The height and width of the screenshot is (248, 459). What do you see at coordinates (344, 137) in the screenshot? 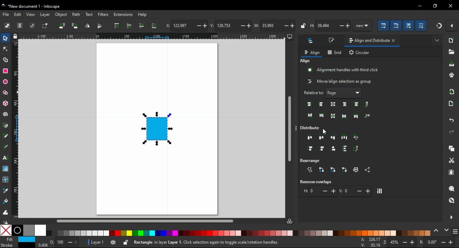
I see `distribute horizontally with even horizontal gaps` at bounding box center [344, 137].